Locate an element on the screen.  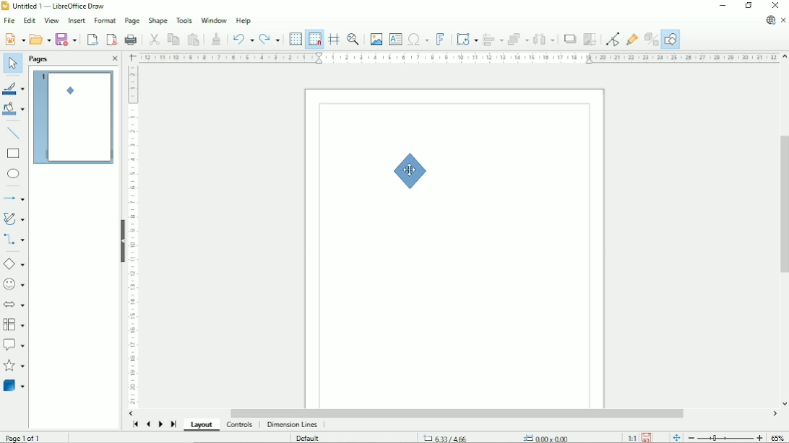
Show draw functions is located at coordinates (671, 39).